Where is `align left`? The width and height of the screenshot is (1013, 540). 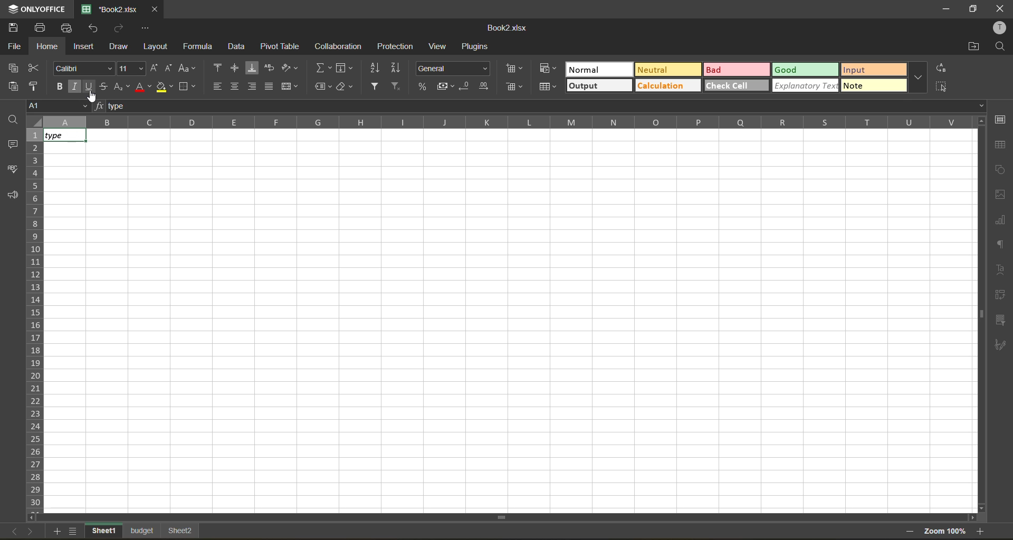
align left is located at coordinates (217, 86).